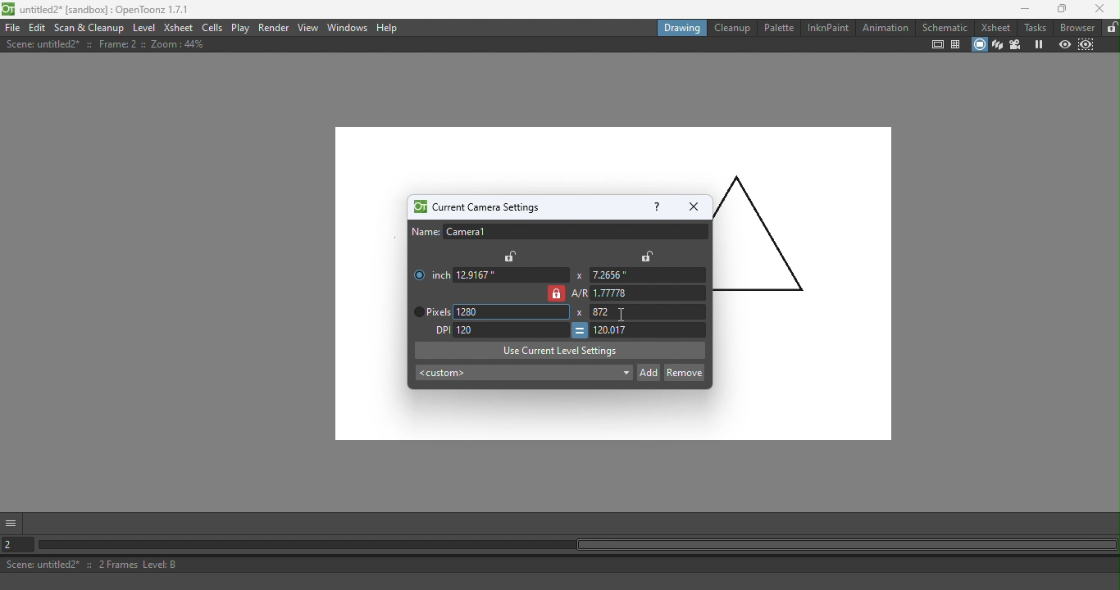 This screenshot has height=590, width=1120. What do you see at coordinates (19, 543) in the screenshot?
I see `Set the current frame` at bounding box center [19, 543].